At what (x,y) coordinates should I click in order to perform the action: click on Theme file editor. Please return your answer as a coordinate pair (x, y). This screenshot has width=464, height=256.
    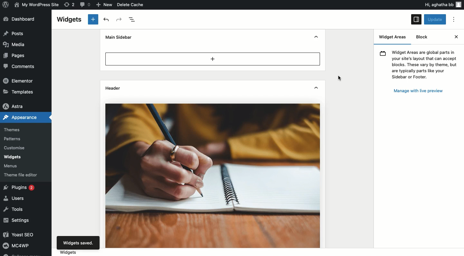
    Looking at the image, I should click on (22, 175).